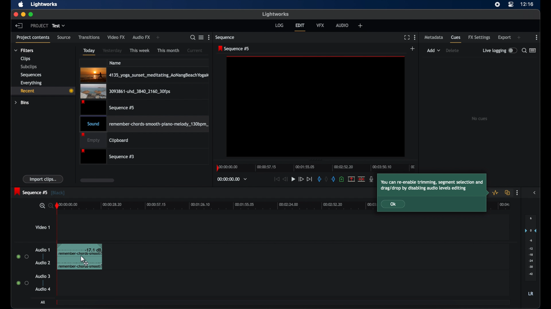 The width and height of the screenshot is (551, 309). I want to click on project, so click(39, 25).